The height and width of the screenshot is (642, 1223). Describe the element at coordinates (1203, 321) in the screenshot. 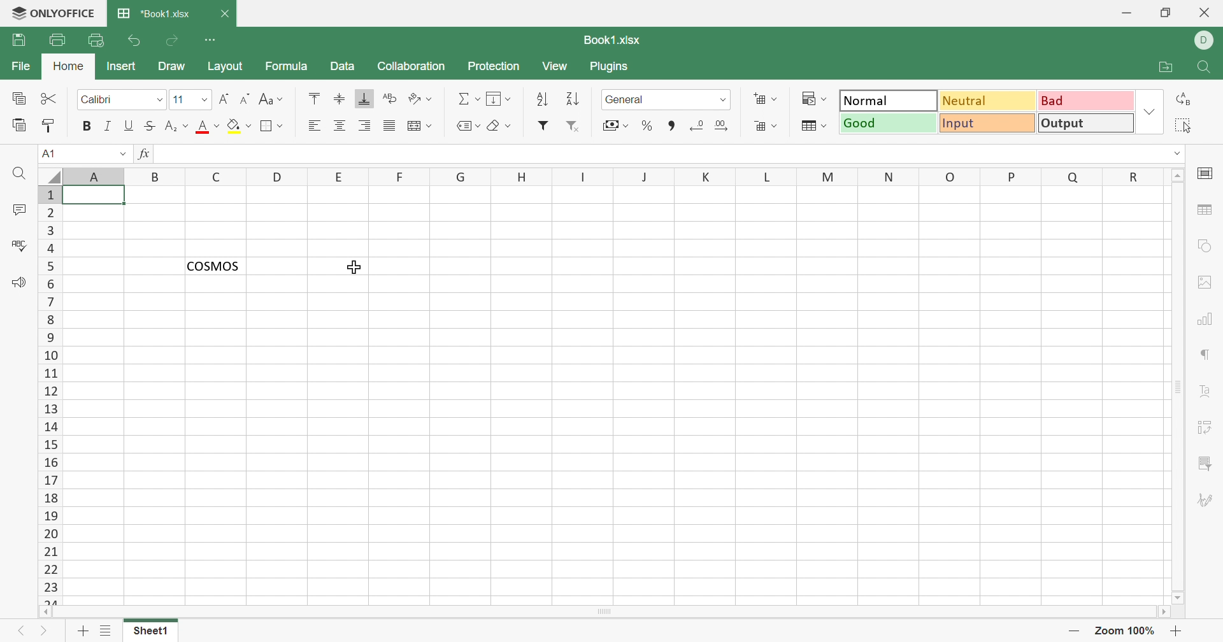

I see `Chart settings` at that location.